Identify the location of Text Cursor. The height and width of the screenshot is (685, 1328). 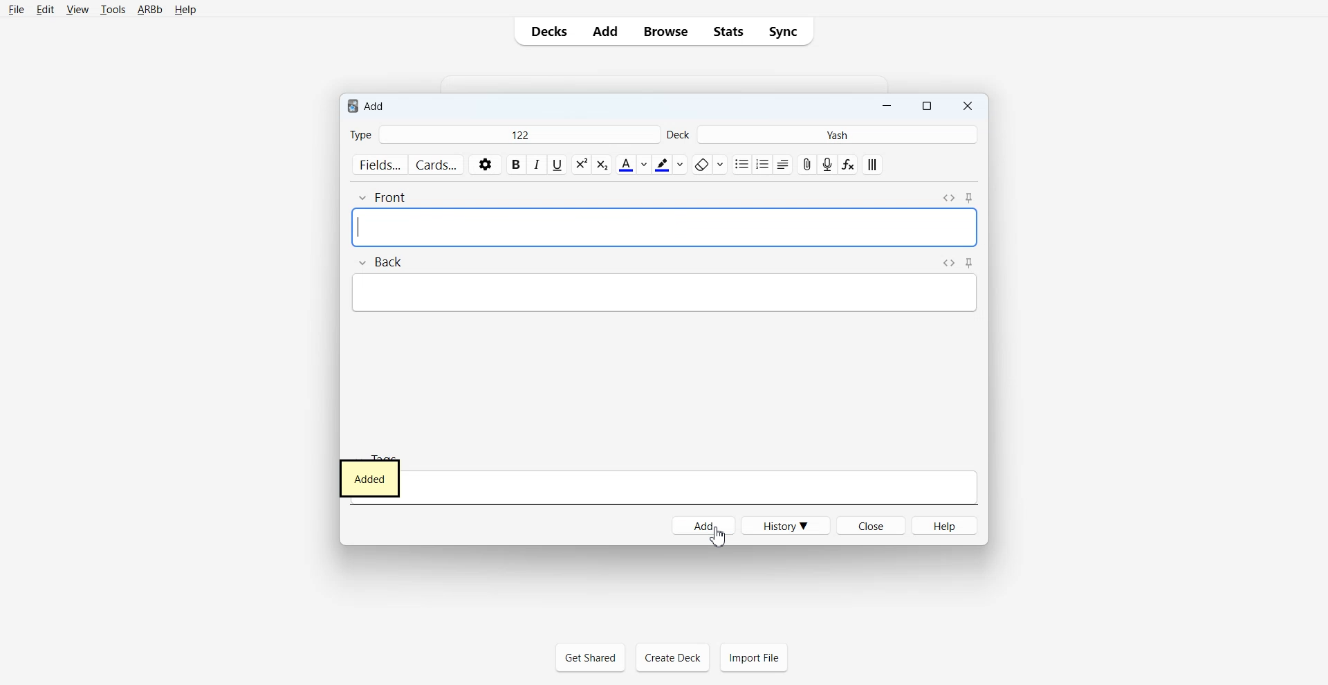
(361, 228).